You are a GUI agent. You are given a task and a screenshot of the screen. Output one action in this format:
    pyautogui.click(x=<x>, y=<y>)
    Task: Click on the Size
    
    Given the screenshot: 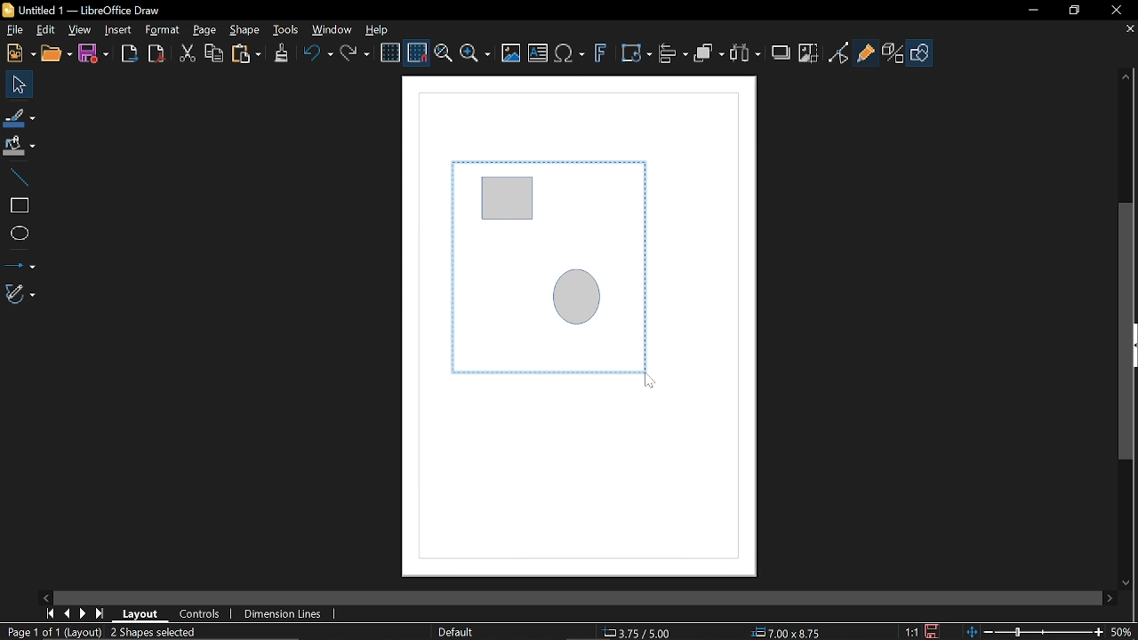 What is the action you would take?
    pyautogui.click(x=792, y=633)
    